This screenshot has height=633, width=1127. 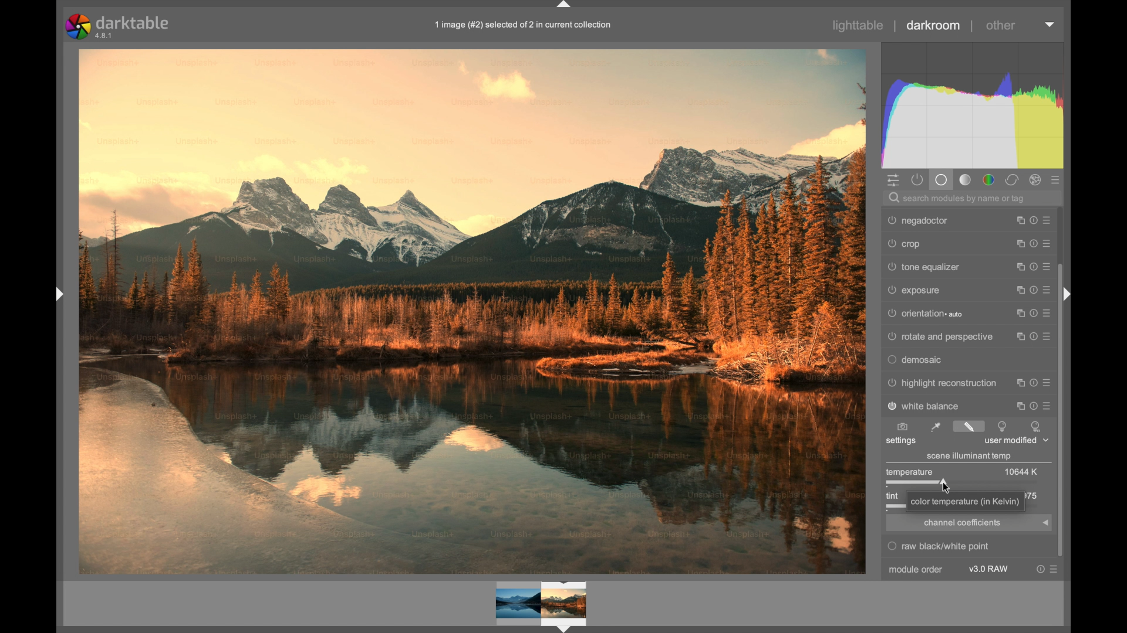 What do you see at coordinates (902, 426) in the screenshot?
I see `set white balance` at bounding box center [902, 426].